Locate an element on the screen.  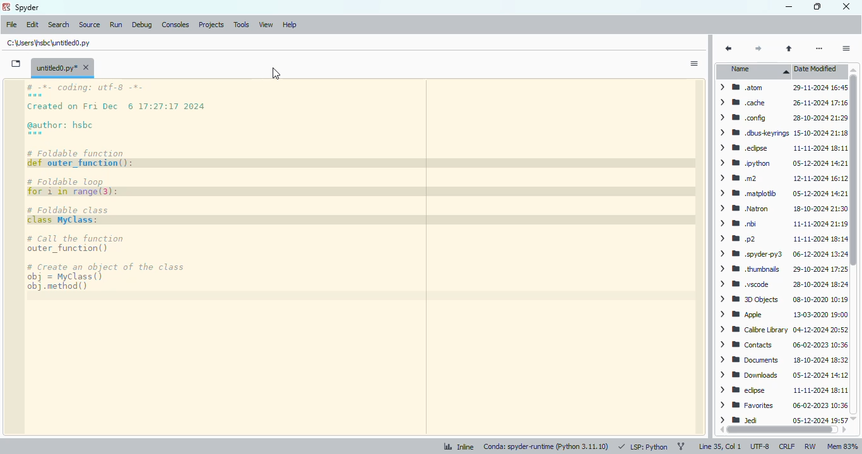
maximize is located at coordinates (818, 6).